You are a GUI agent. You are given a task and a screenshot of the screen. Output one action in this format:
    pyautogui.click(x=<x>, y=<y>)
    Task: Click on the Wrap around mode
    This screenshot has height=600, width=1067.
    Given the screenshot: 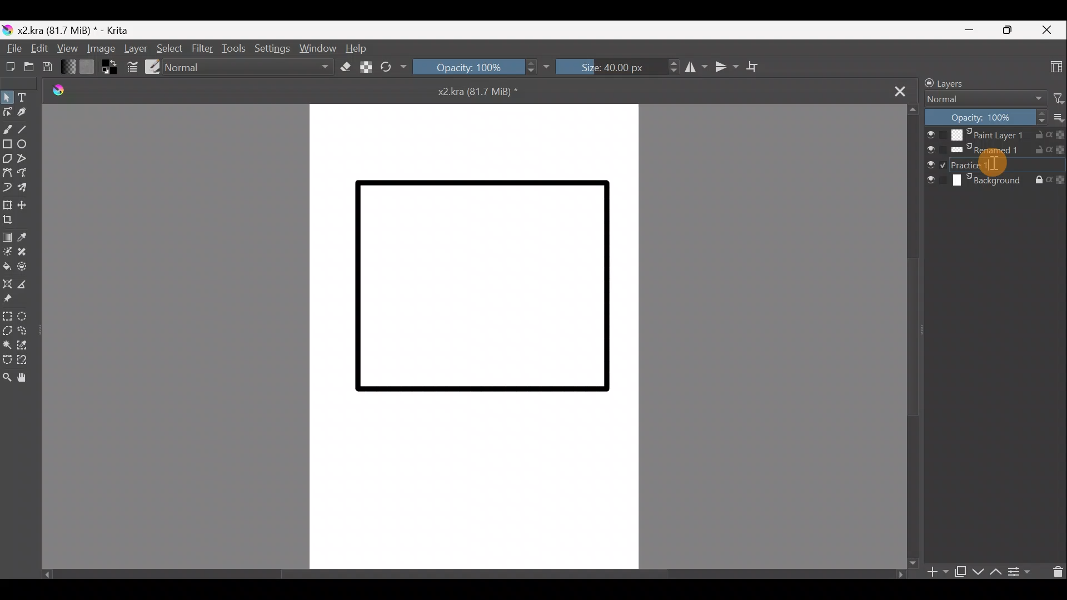 What is the action you would take?
    pyautogui.click(x=756, y=66)
    